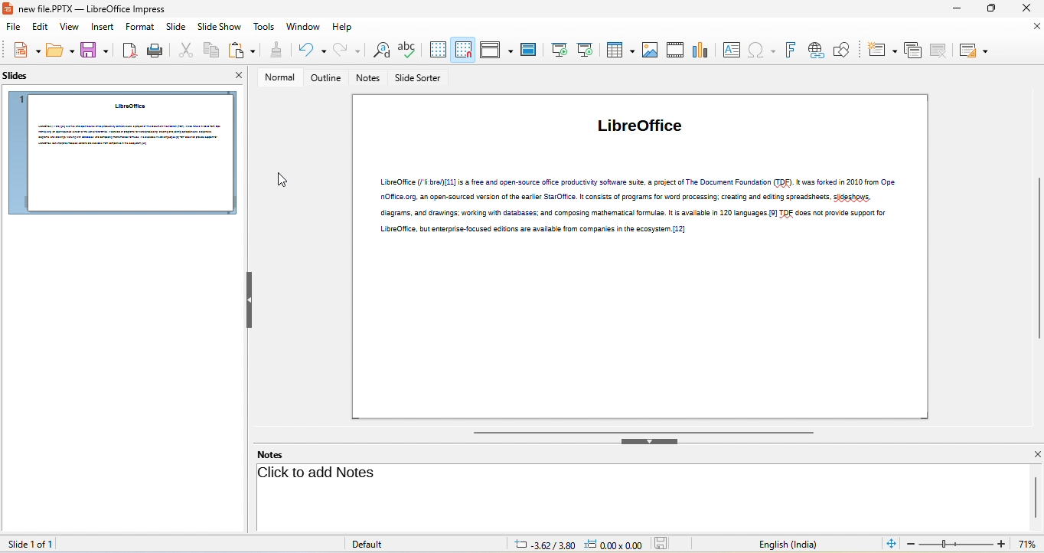  I want to click on font work text, so click(789, 50).